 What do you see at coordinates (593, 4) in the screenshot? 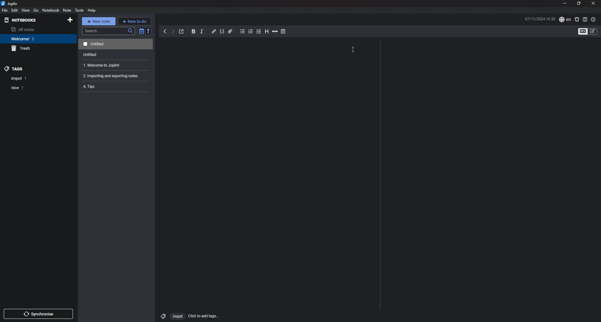
I see `close` at bounding box center [593, 4].